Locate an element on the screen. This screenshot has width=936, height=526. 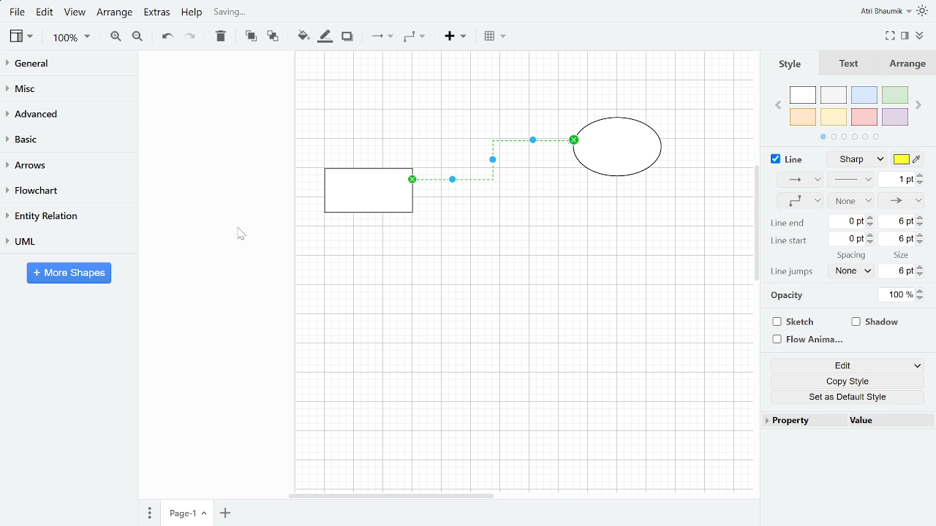
square shape is located at coordinates (367, 190).